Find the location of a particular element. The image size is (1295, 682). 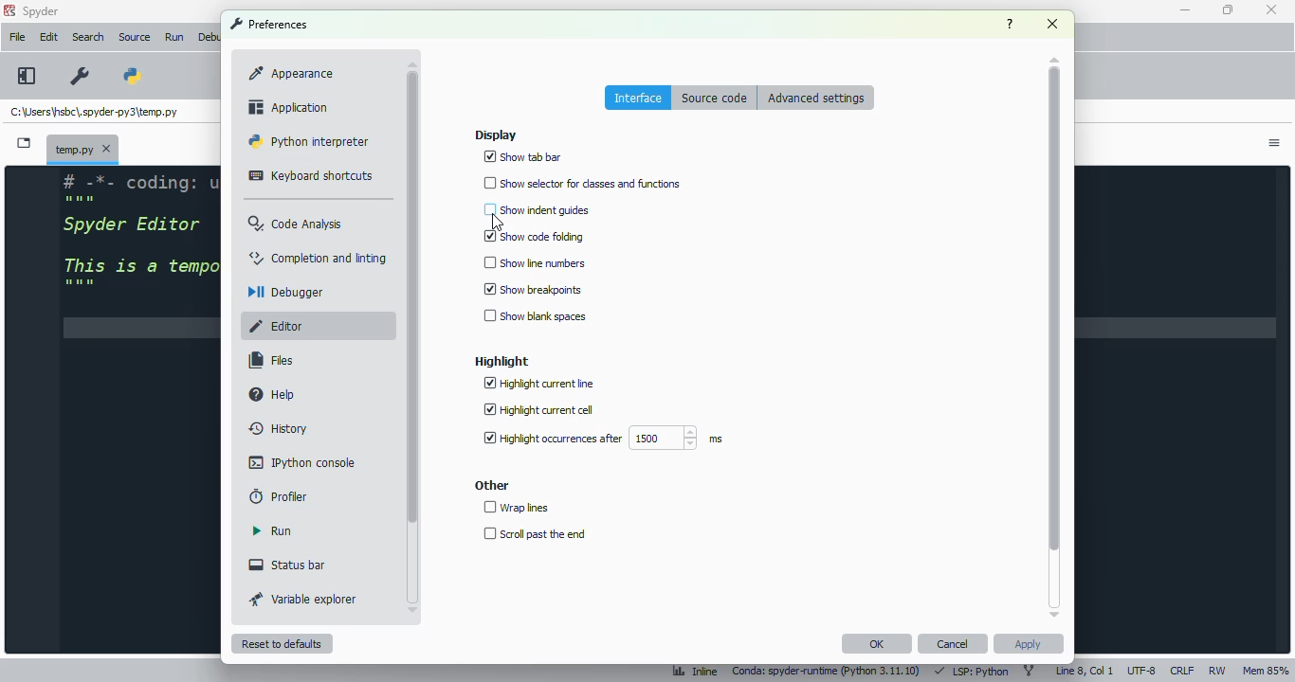

cursor is located at coordinates (496, 223).